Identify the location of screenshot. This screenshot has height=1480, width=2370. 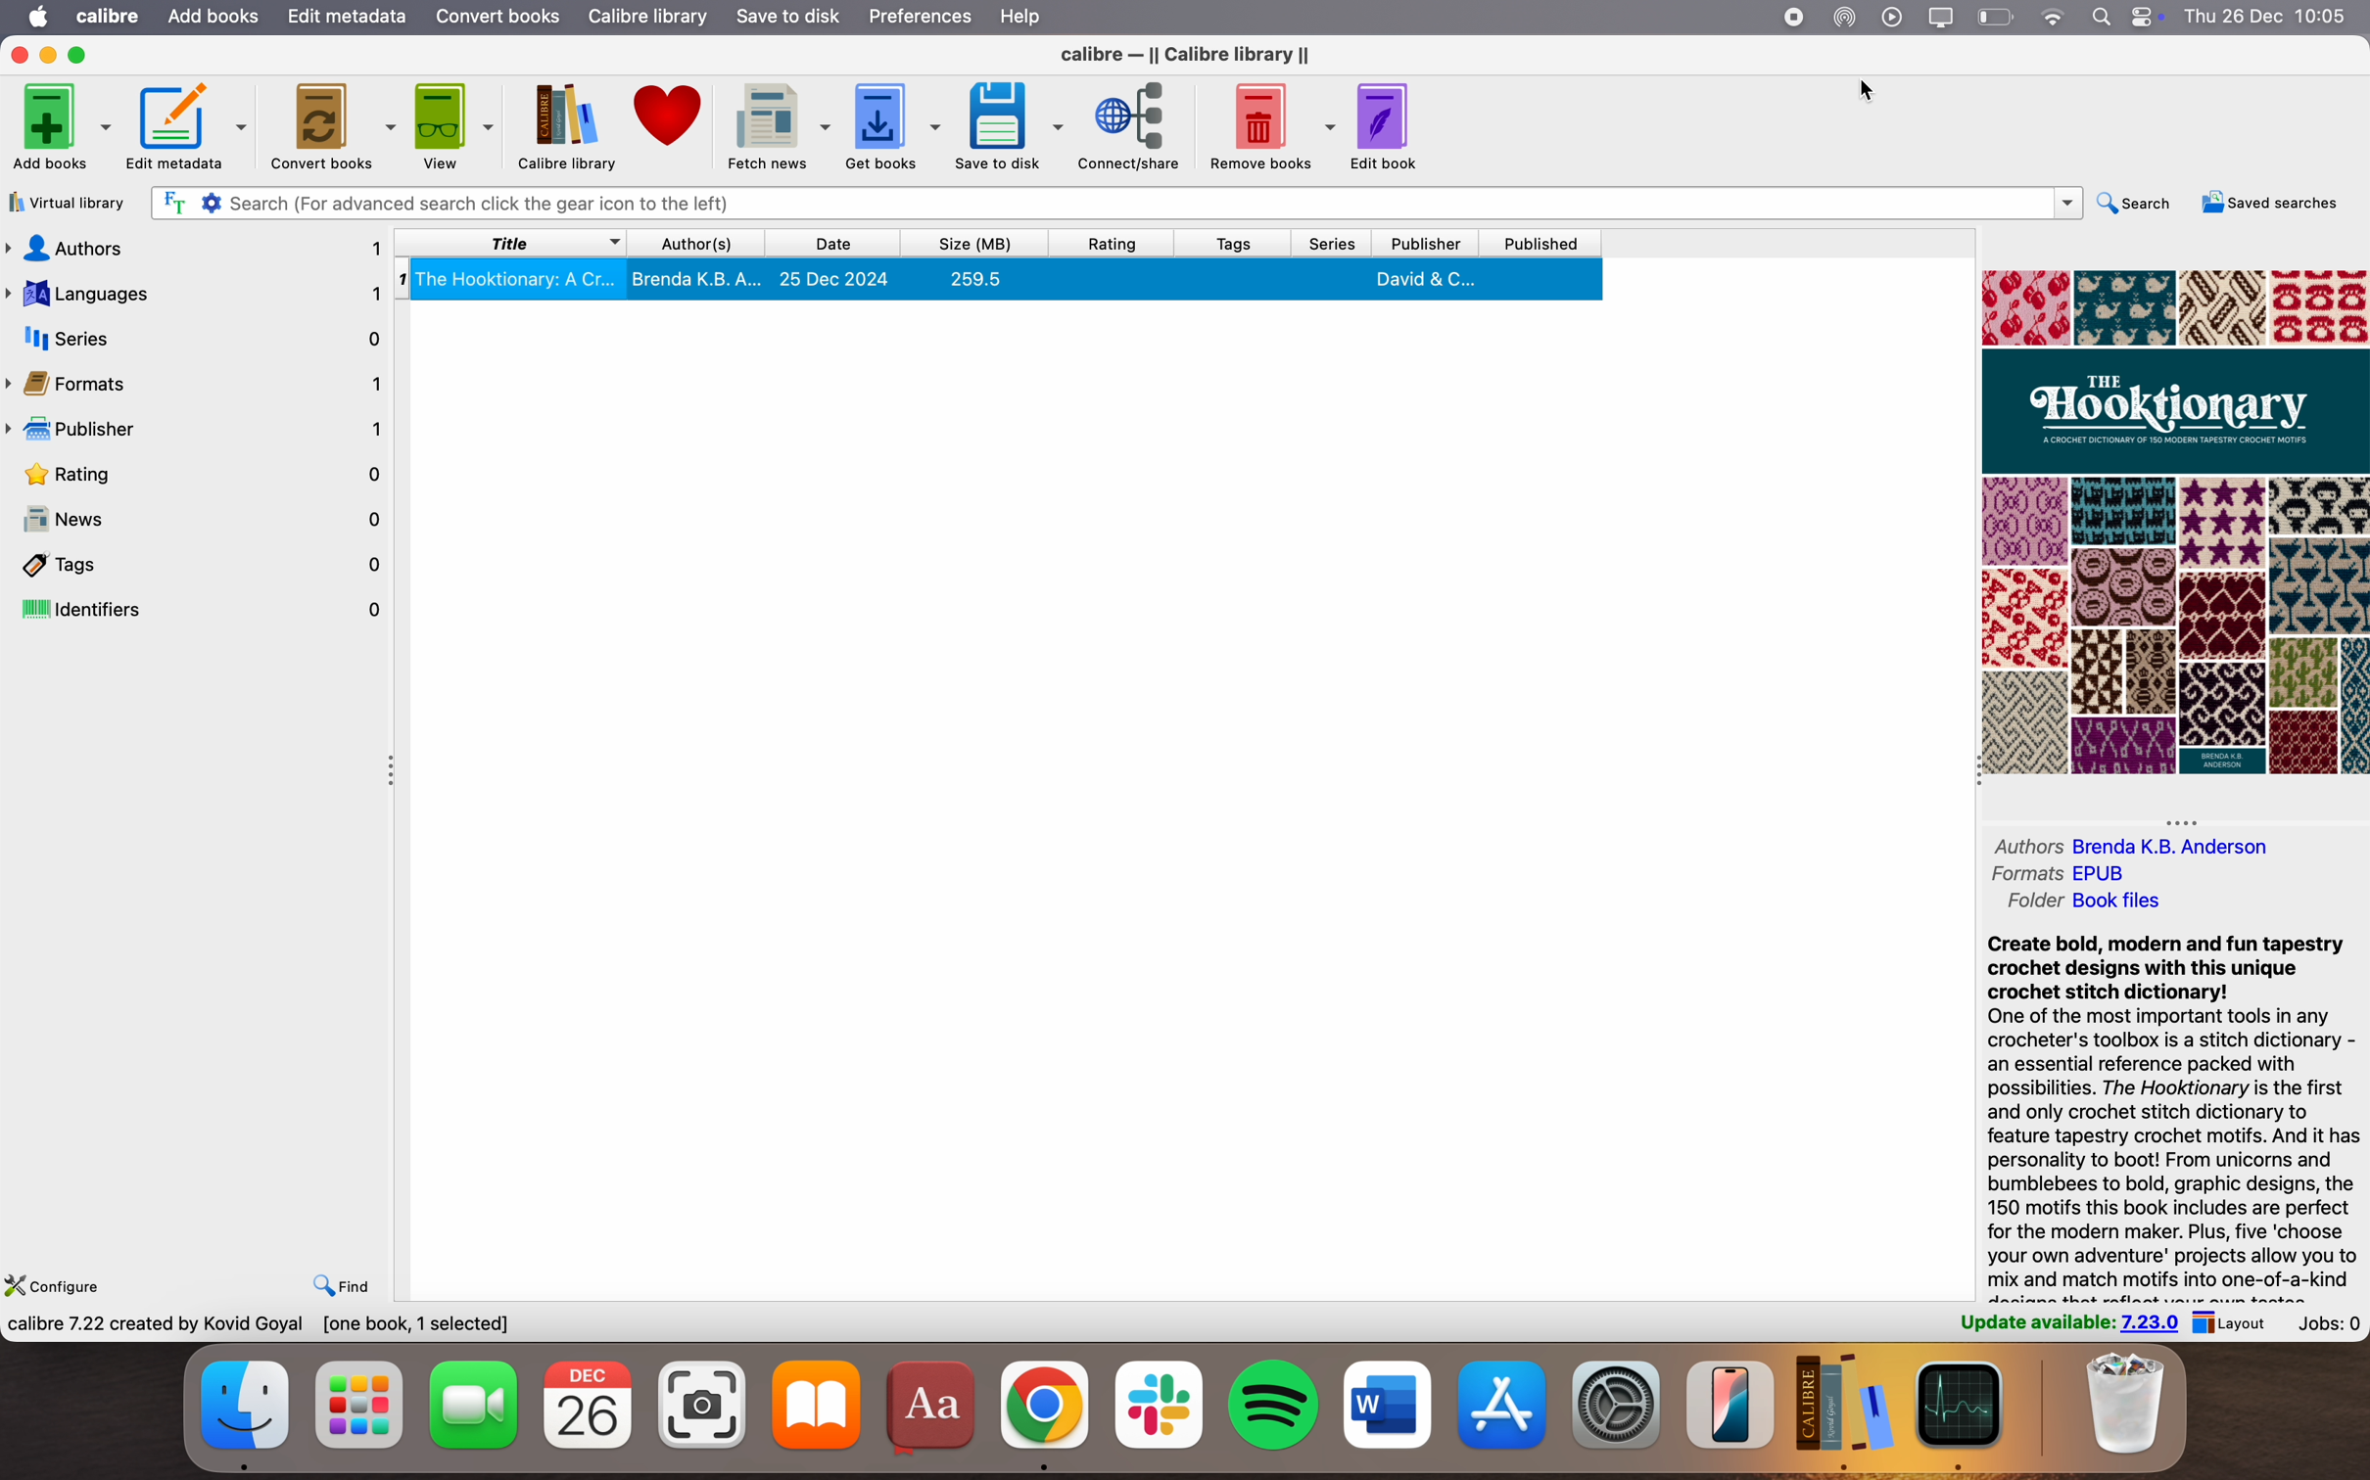
(702, 1398).